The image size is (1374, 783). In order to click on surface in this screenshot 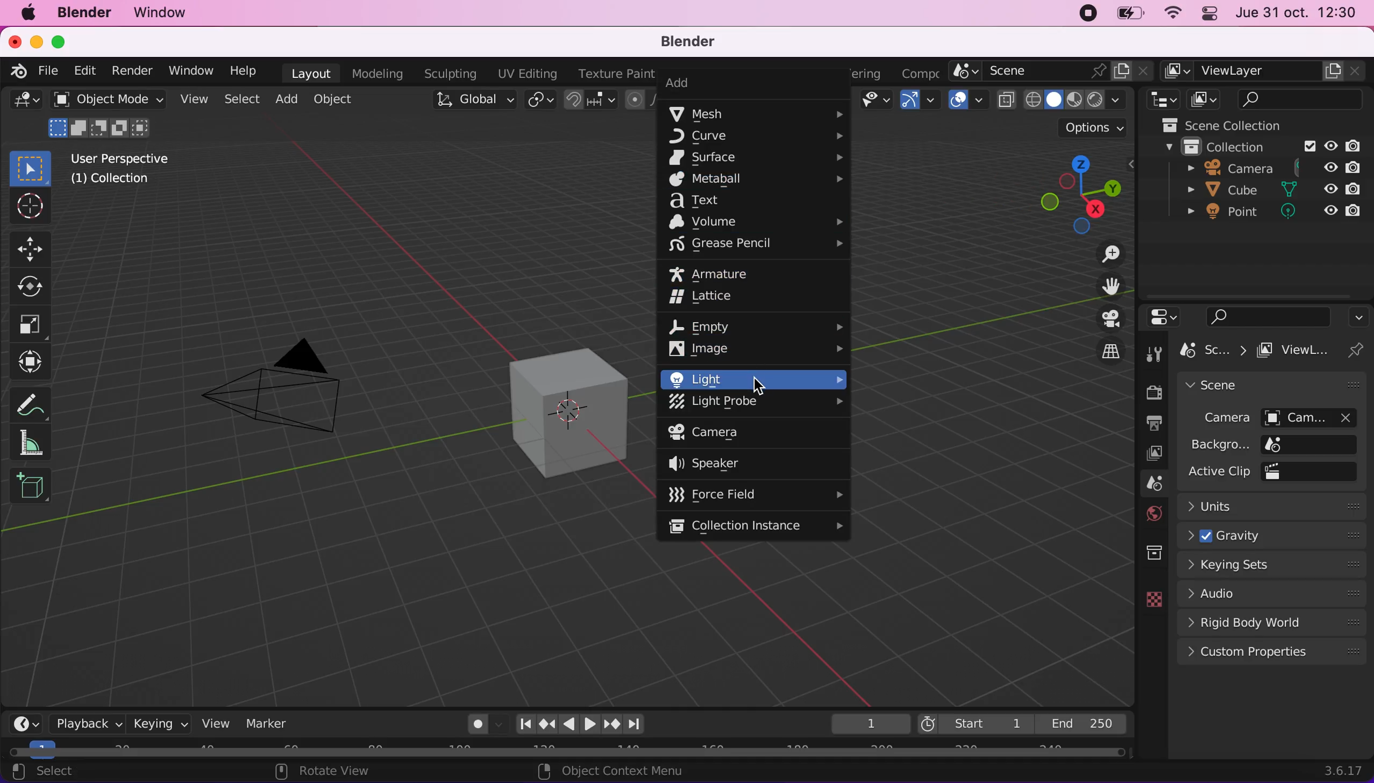, I will do `click(757, 159)`.